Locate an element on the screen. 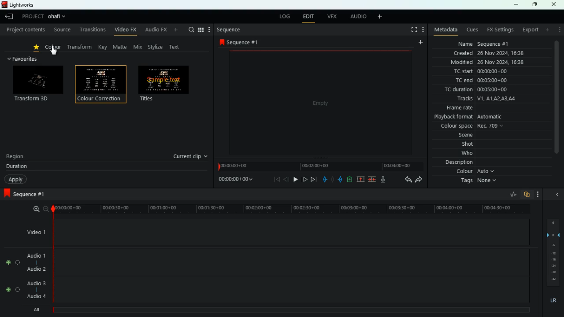 The height and width of the screenshot is (317, 564). mix is located at coordinates (139, 47).